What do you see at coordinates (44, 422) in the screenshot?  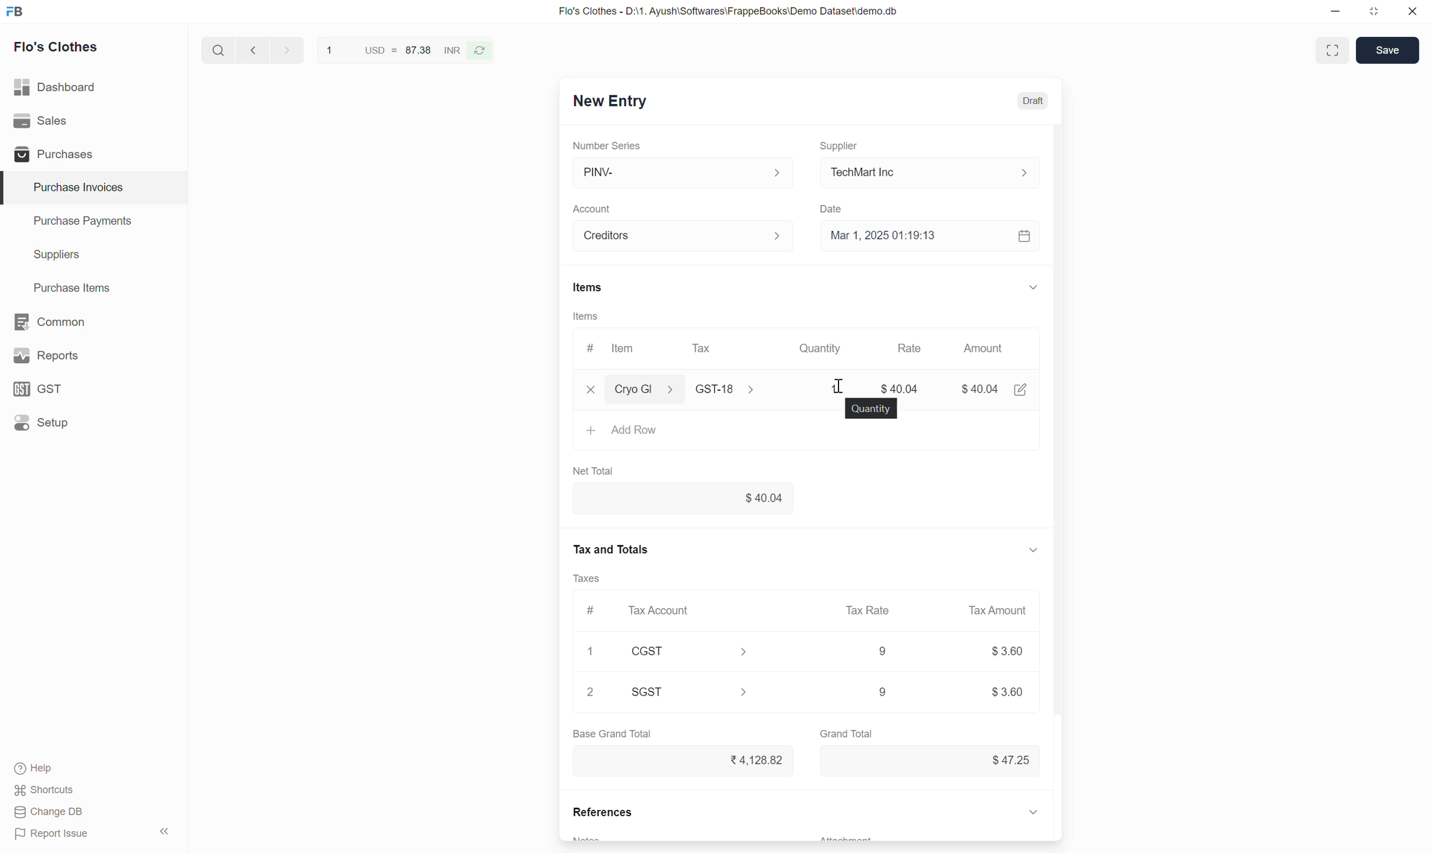 I see `Setup` at bounding box center [44, 422].